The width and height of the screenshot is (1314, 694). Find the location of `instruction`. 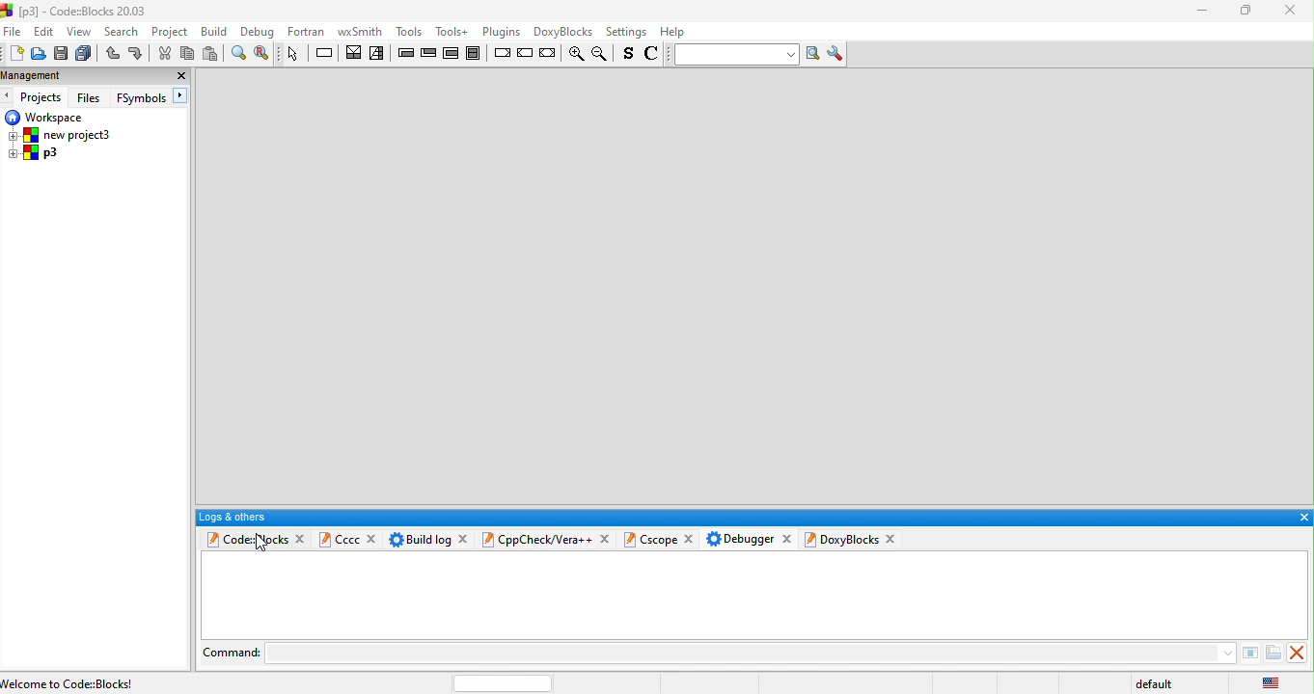

instruction is located at coordinates (326, 53).